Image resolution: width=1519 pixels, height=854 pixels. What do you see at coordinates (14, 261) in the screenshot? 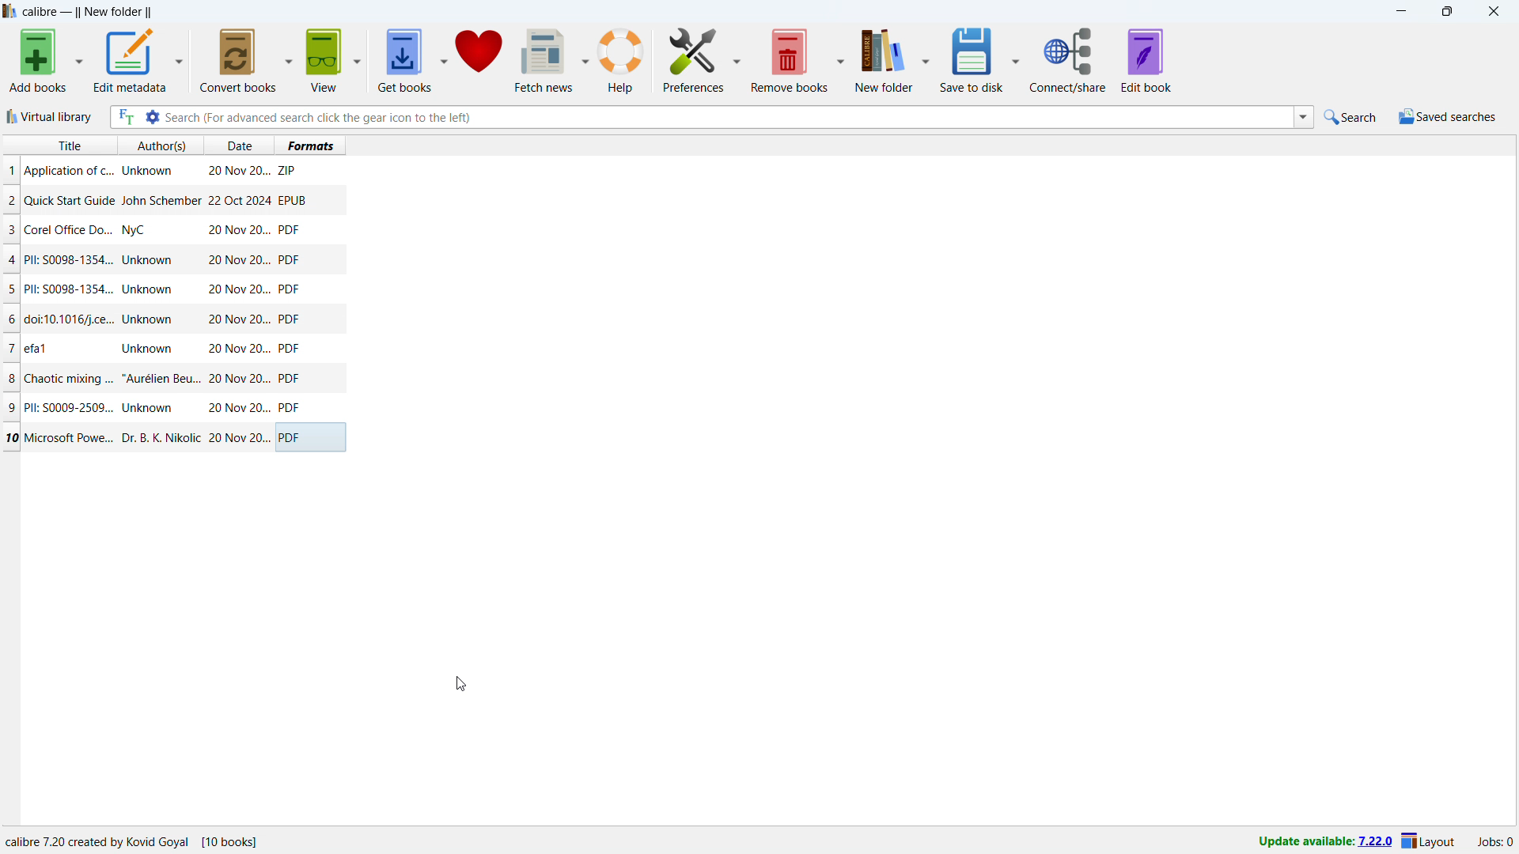
I see `4` at bounding box center [14, 261].